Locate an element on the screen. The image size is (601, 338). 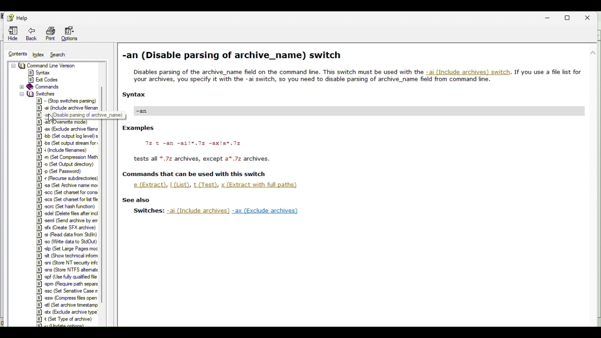
Cursor is located at coordinates (53, 119).